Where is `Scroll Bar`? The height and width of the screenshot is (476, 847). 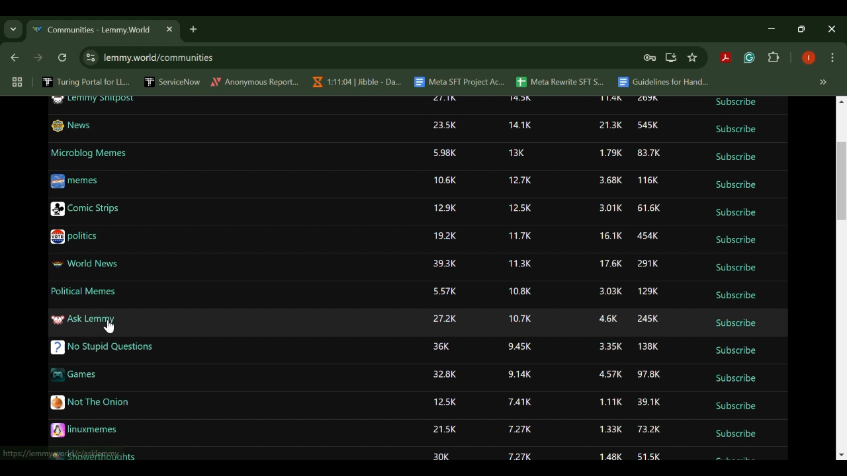 Scroll Bar is located at coordinates (842, 277).